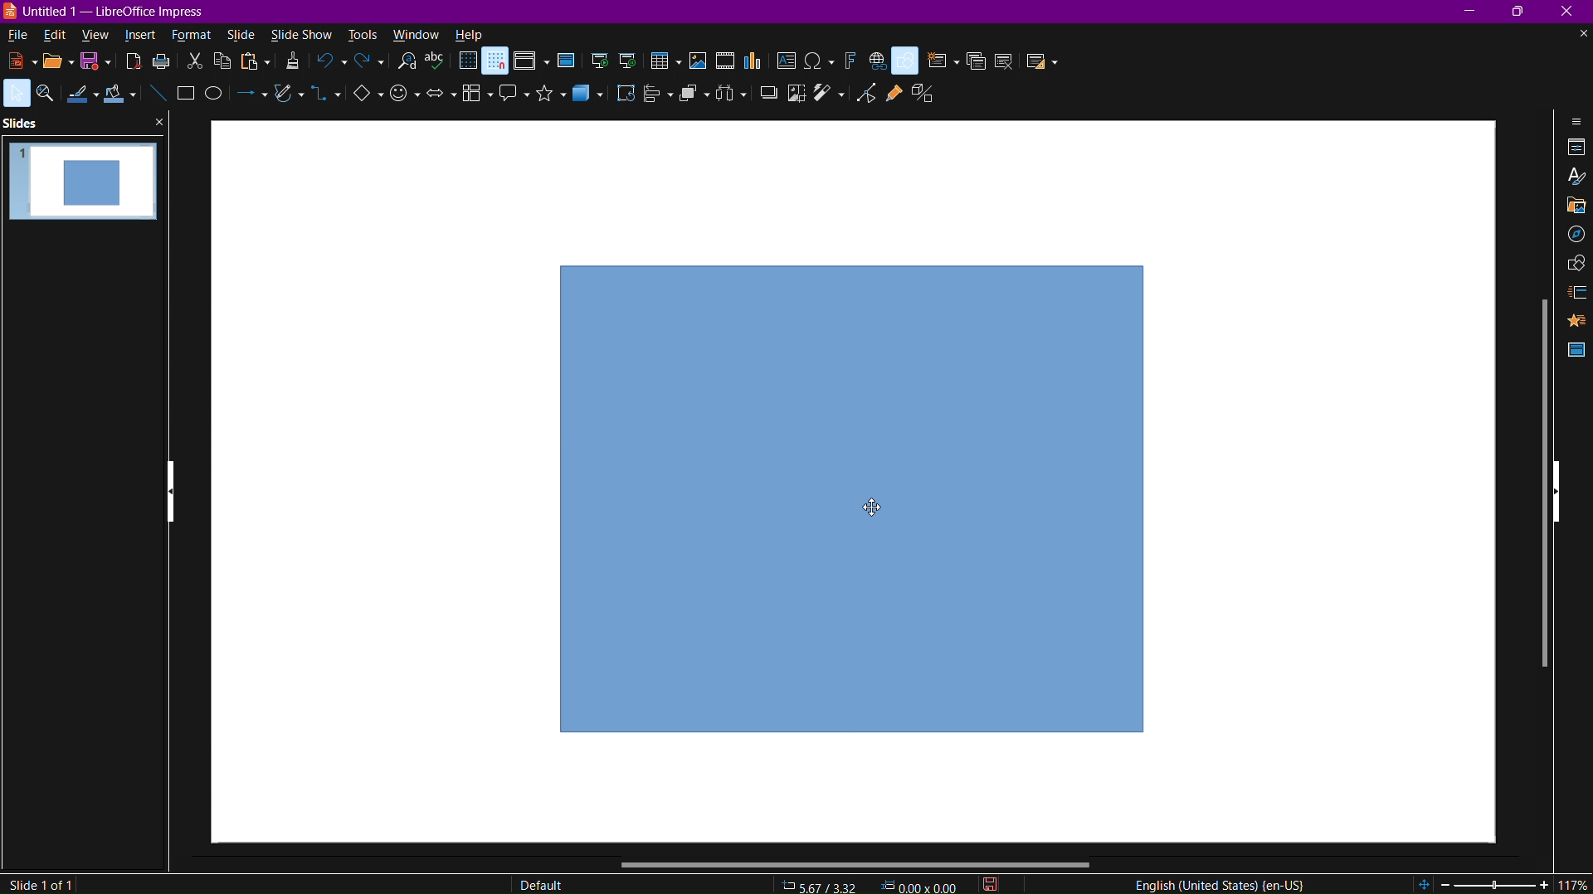 The height and width of the screenshot is (894, 1593). I want to click on cut, so click(197, 63).